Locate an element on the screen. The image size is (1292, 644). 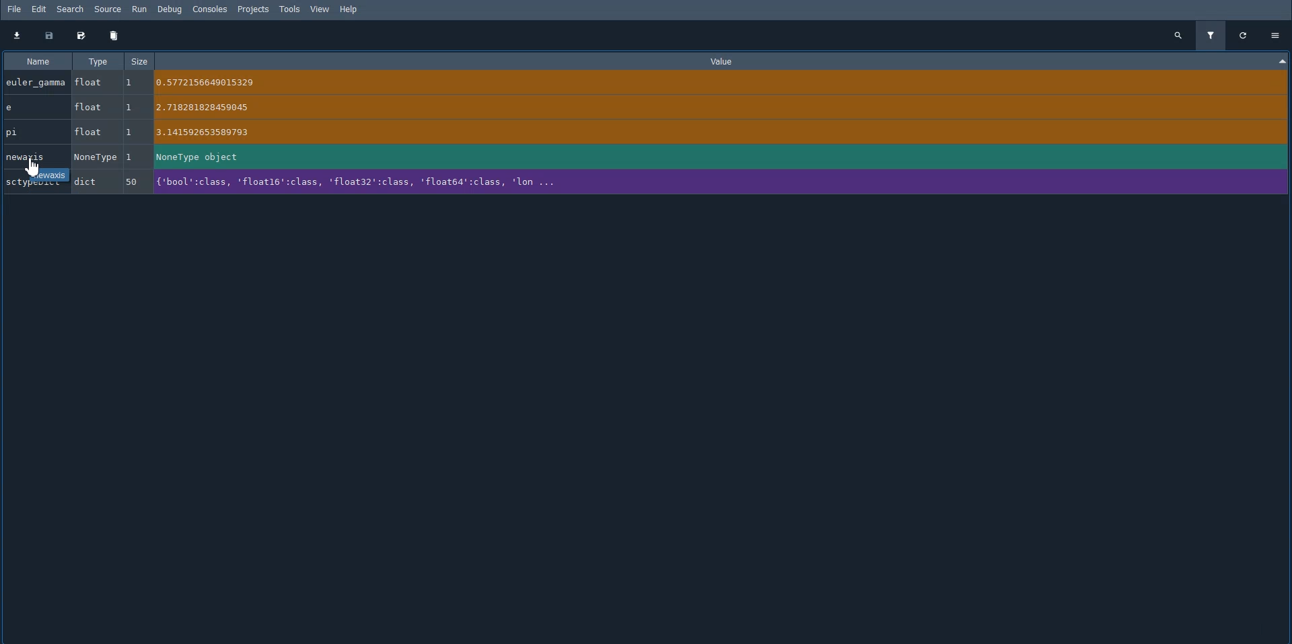
Source is located at coordinates (107, 8).